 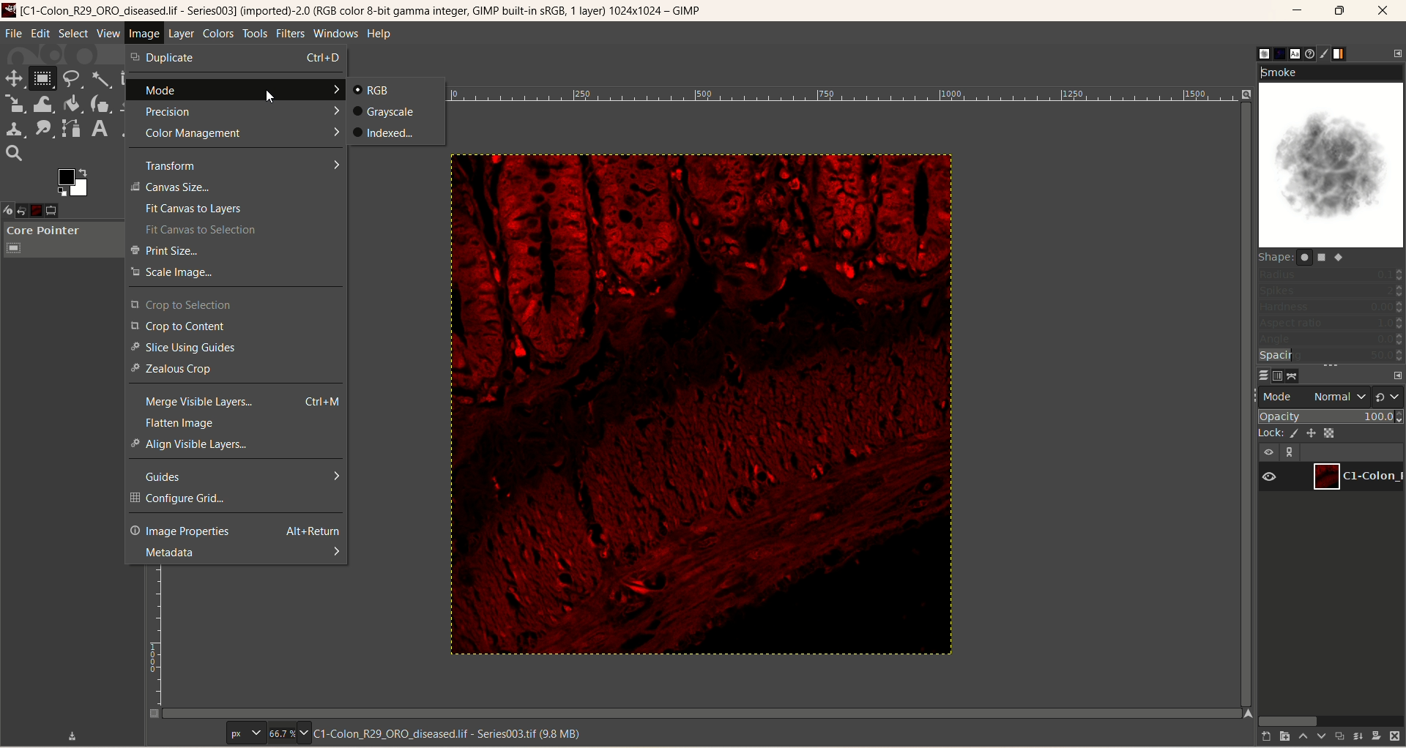 I want to click on crop to selection, so click(x=236, y=304).